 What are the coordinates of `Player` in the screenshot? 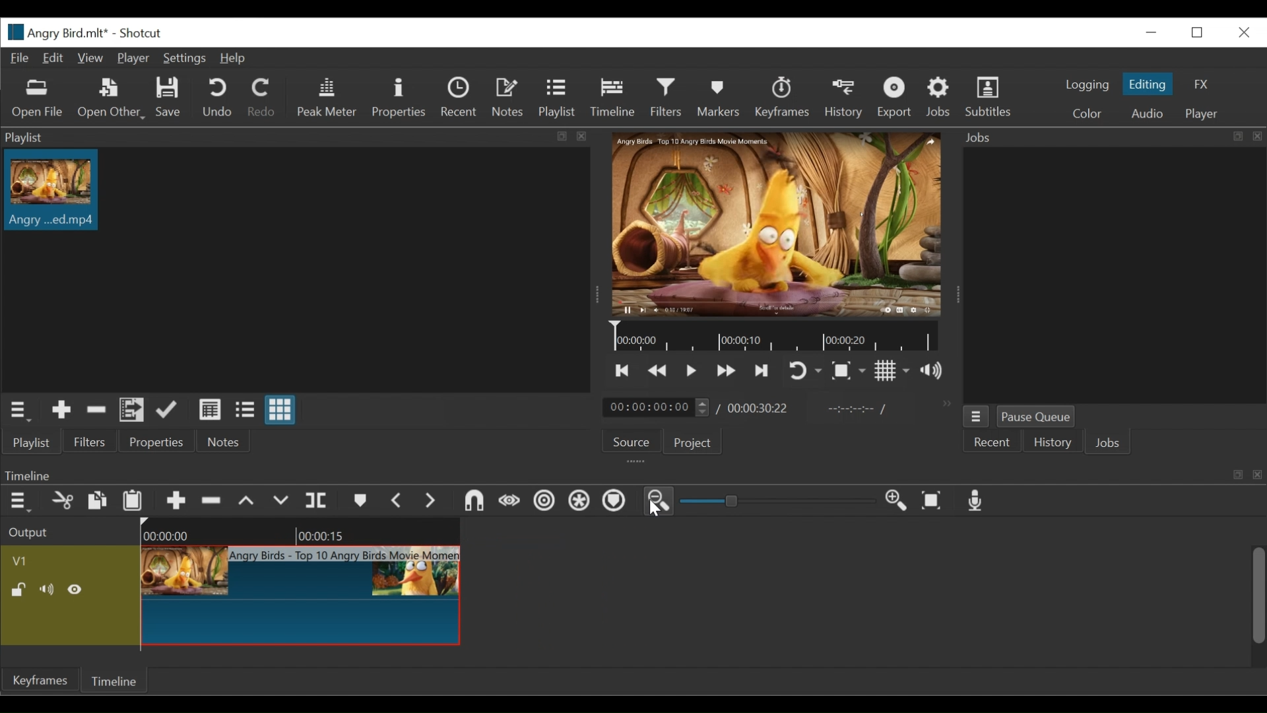 It's located at (1201, 114).